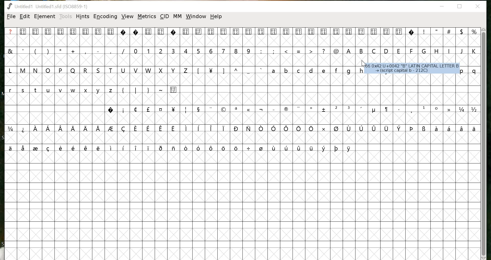  I want to click on Untitled1 Untitled 1.sfd (1IS08859-1), so click(48, 6).